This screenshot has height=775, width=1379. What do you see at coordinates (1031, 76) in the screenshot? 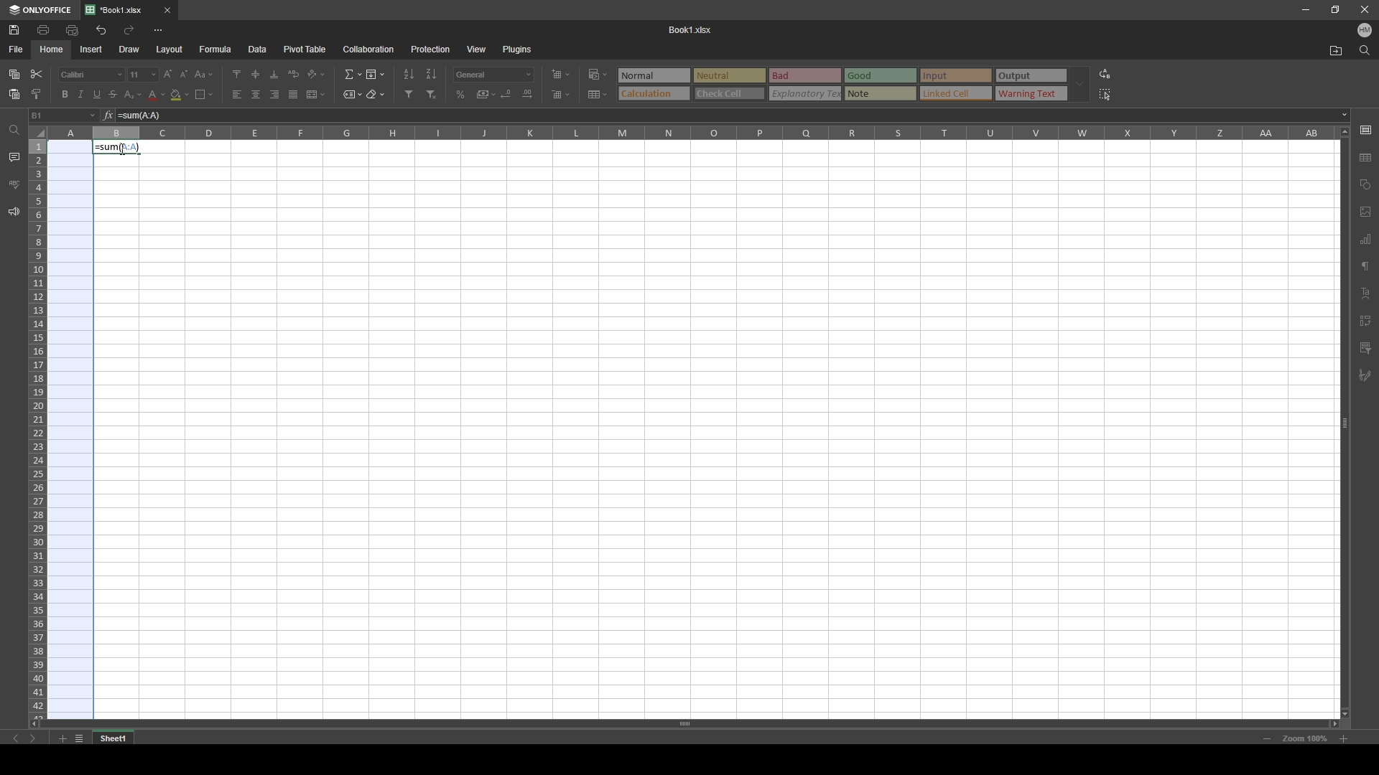
I see `Output` at bounding box center [1031, 76].